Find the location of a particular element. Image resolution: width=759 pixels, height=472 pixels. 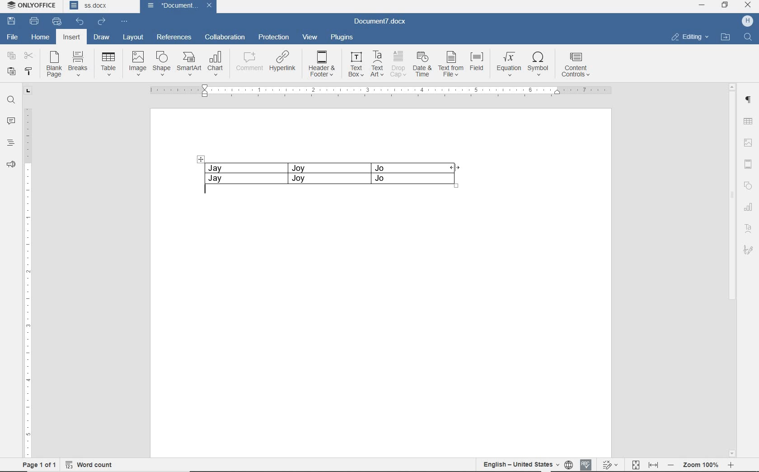

FIT TO PAGE is located at coordinates (636, 463).